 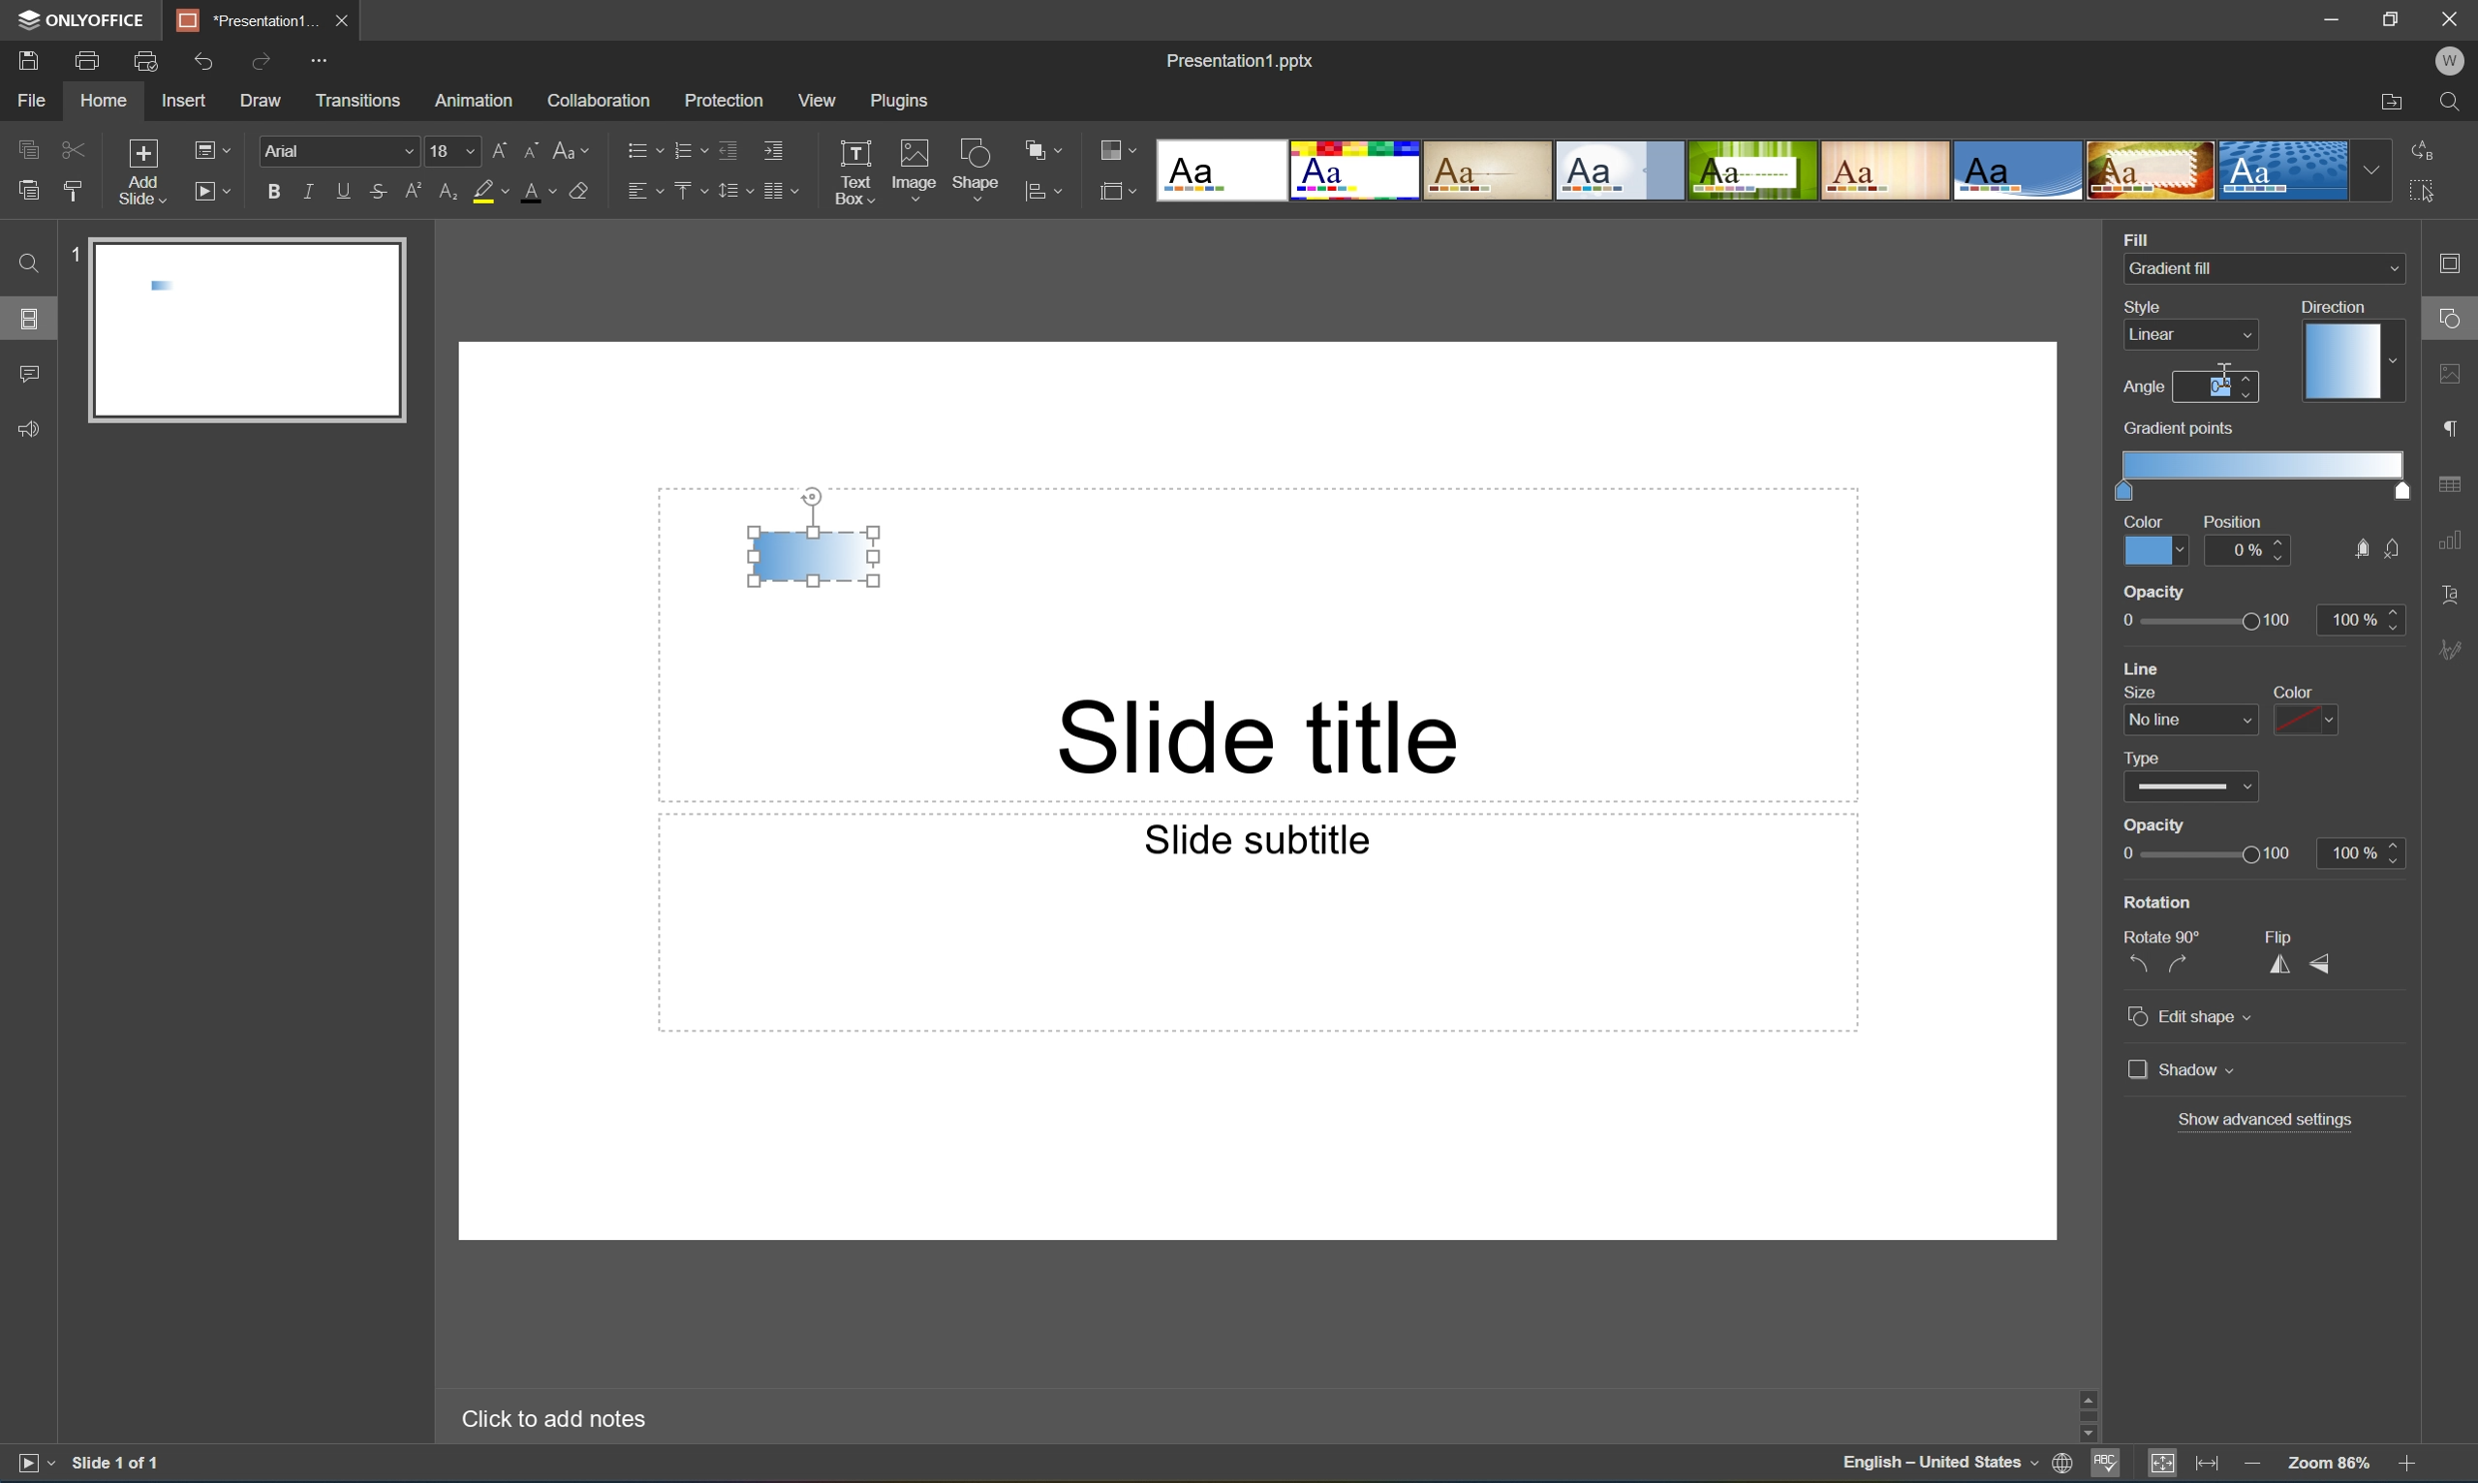 What do you see at coordinates (2402, 1411) in the screenshot?
I see `Scroll Bar` at bounding box center [2402, 1411].